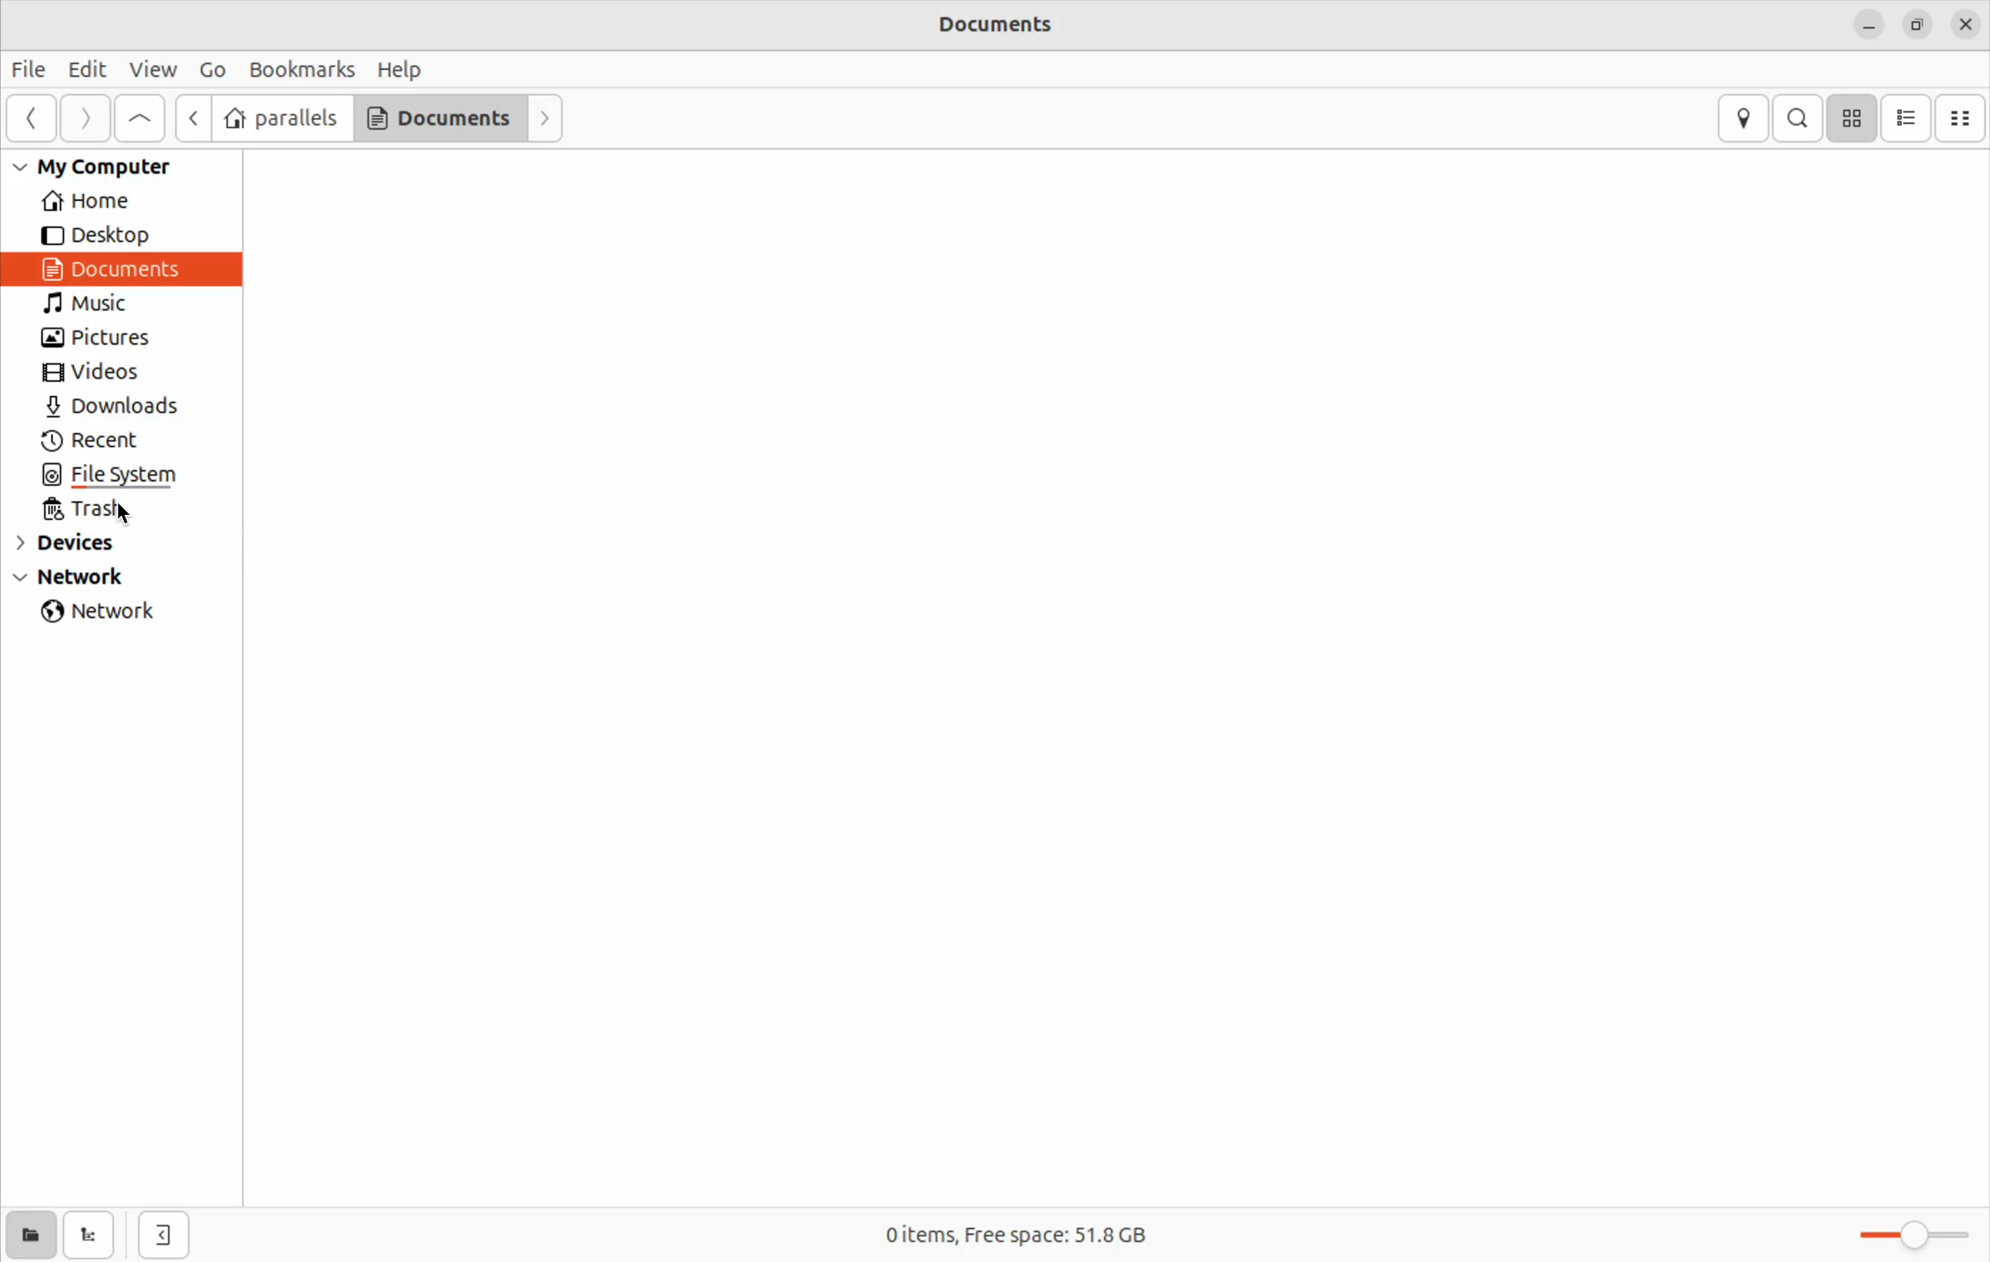  Describe the element at coordinates (1742, 118) in the screenshot. I see `location` at that location.